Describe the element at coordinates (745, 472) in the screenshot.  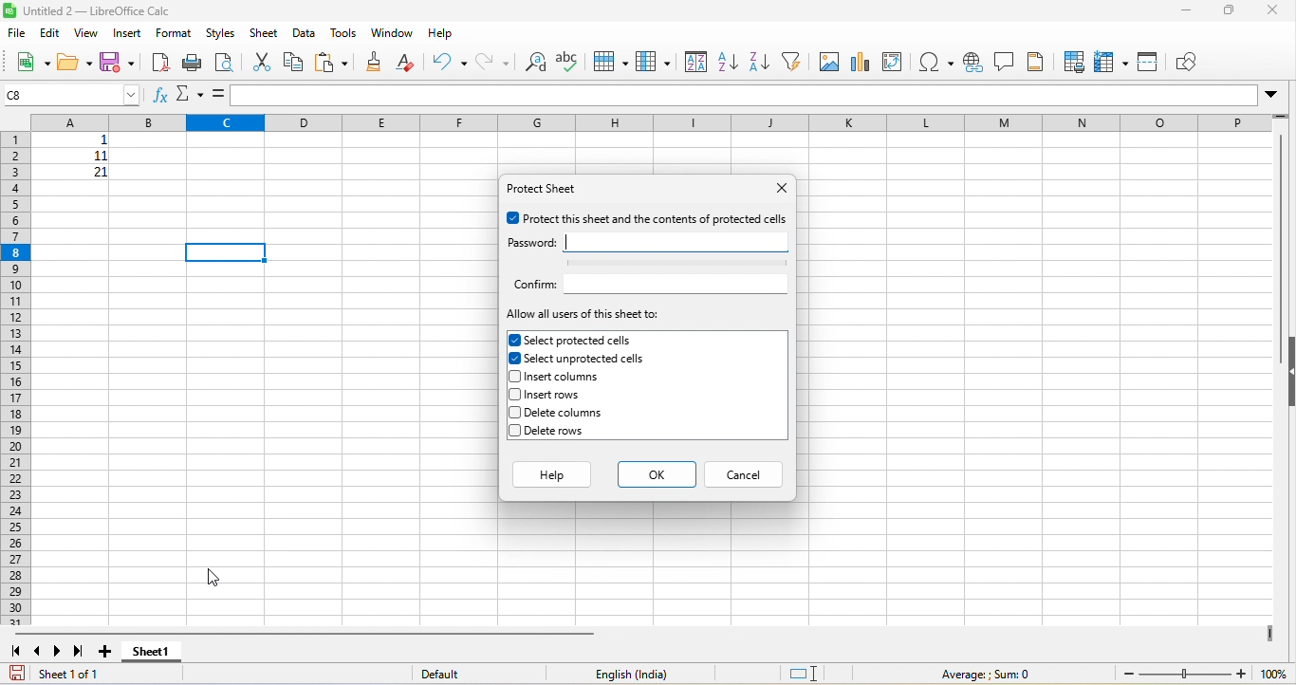
I see `cancel` at that location.